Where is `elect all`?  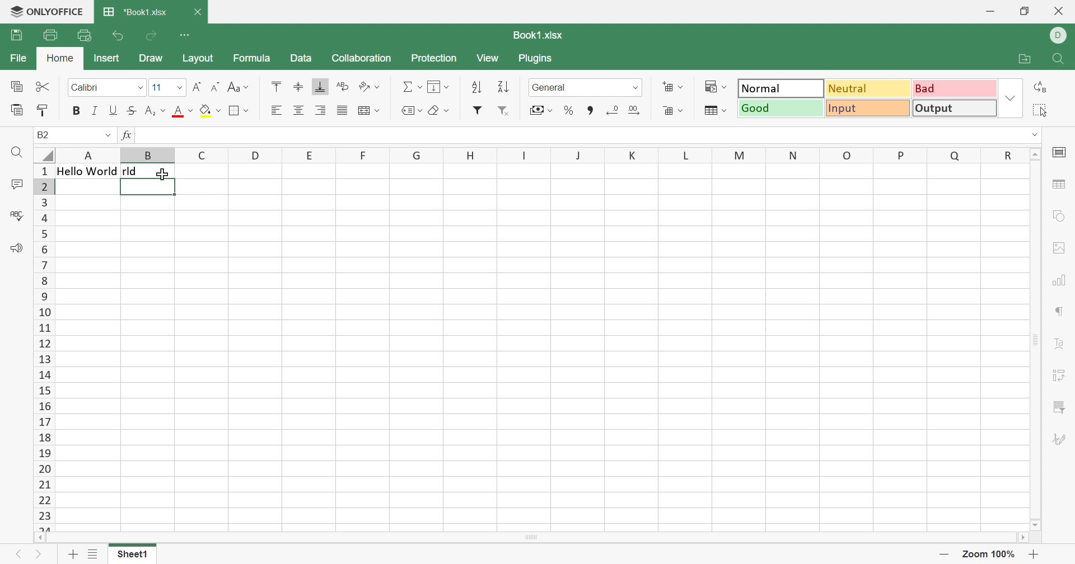
elect all is located at coordinates (1044, 110).